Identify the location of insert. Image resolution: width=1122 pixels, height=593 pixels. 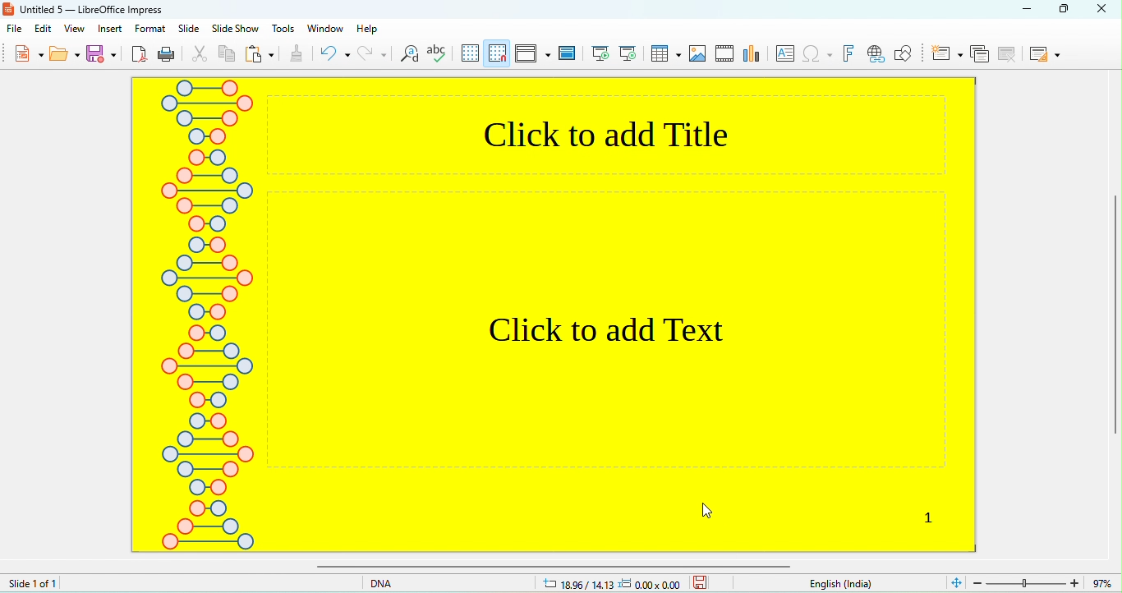
(111, 29).